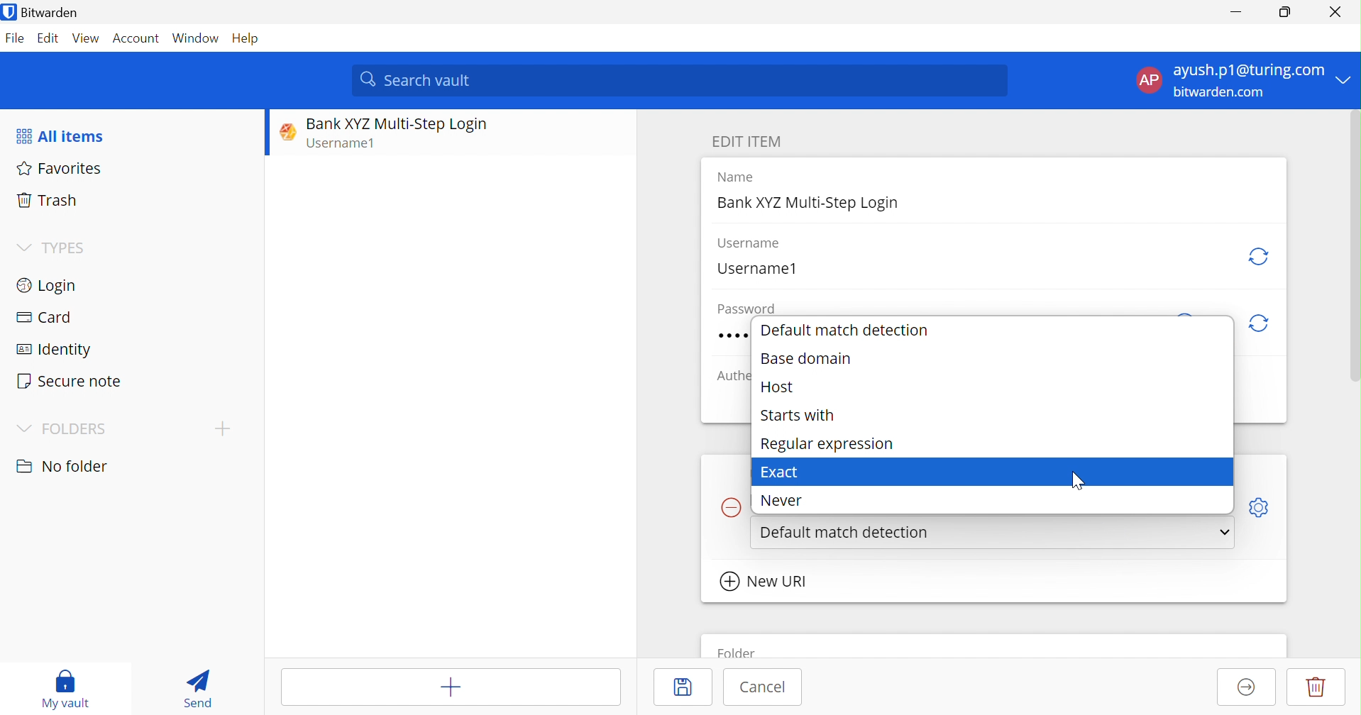 This screenshot has width=1361, height=715. Describe the element at coordinates (62, 169) in the screenshot. I see `Favorites` at that location.